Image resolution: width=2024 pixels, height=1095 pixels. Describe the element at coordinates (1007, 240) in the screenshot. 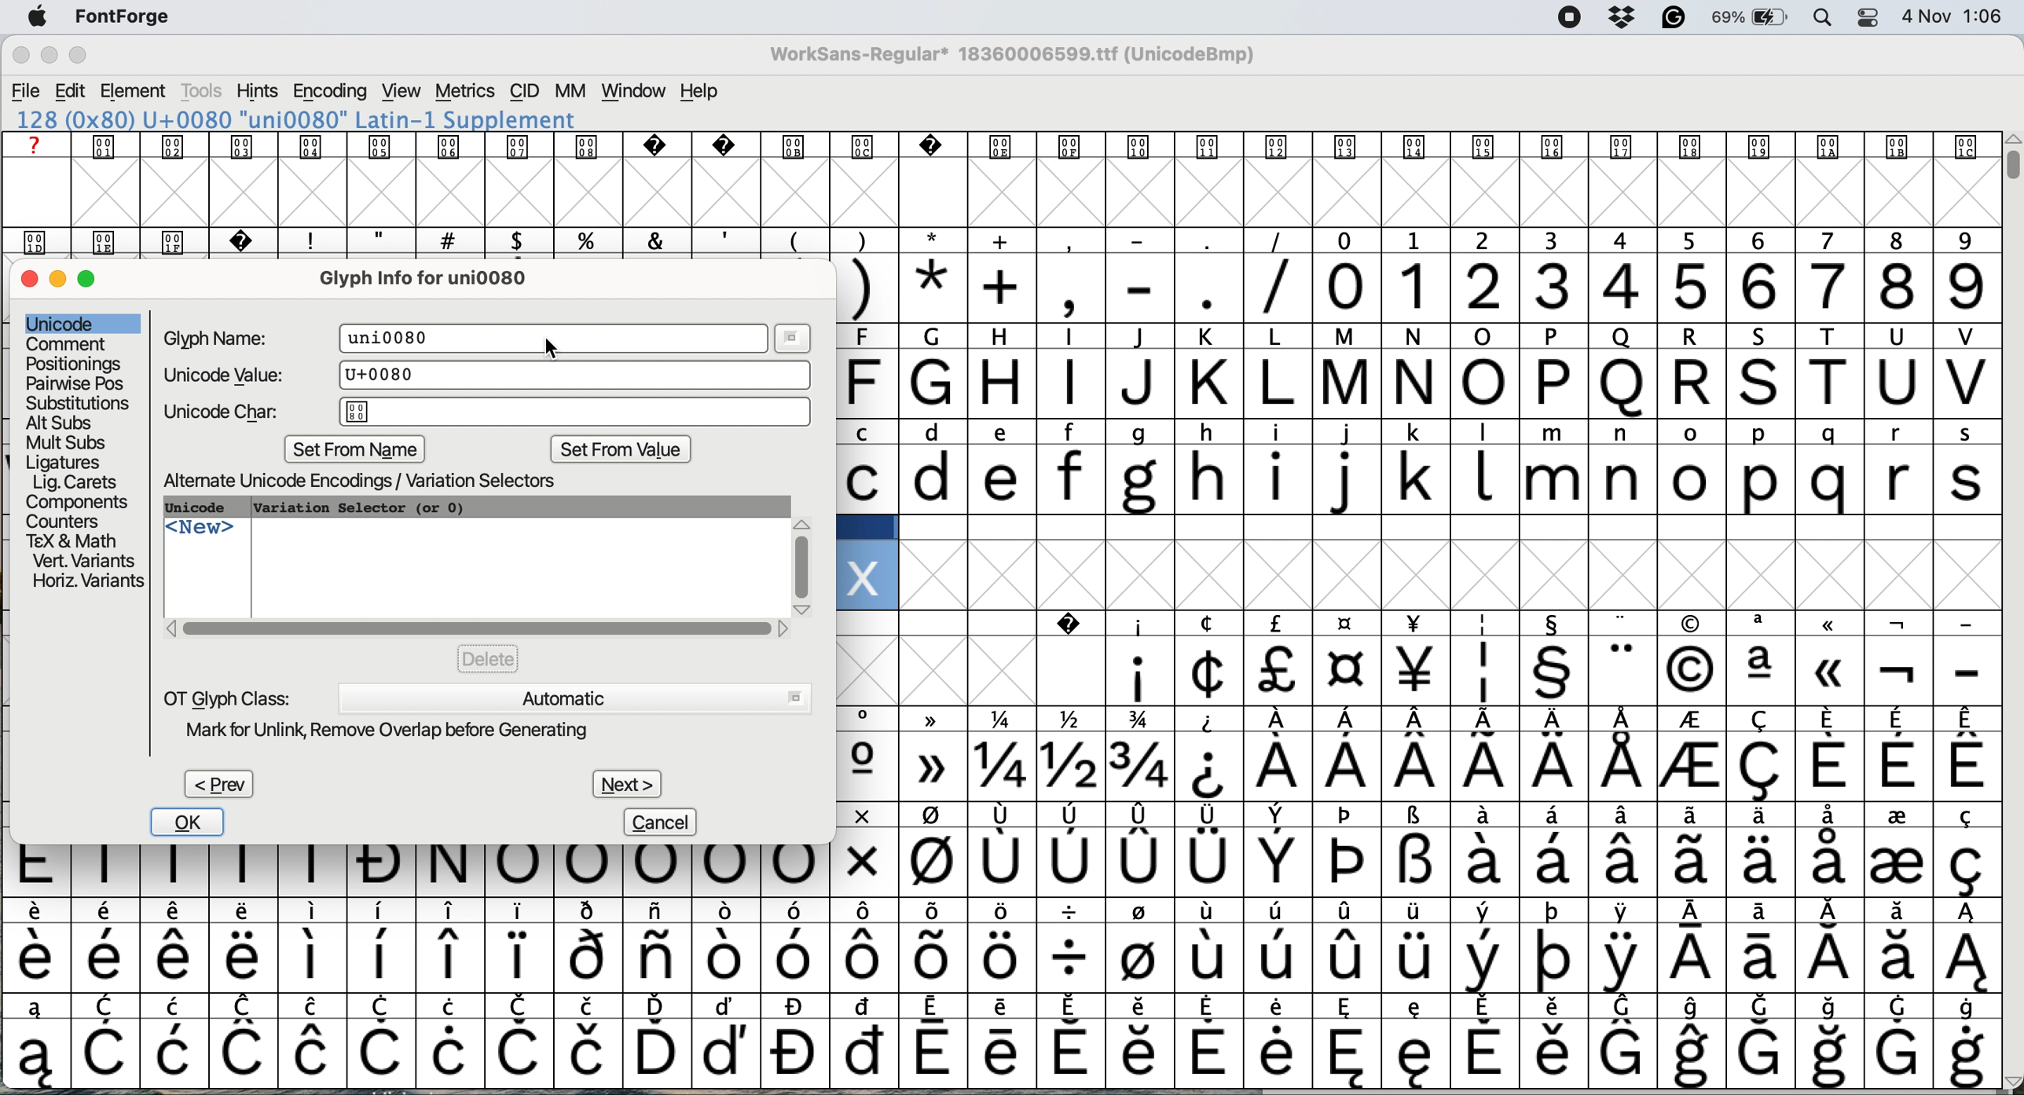

I see `special characters and text` at that location.